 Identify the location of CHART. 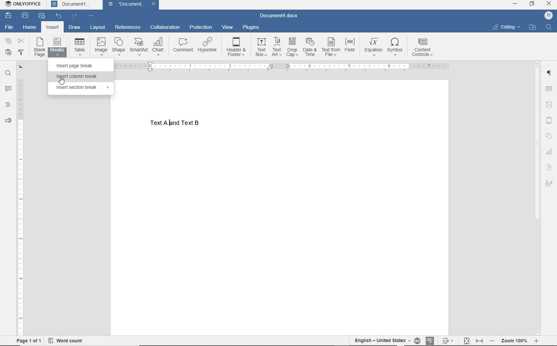
(549, 151).